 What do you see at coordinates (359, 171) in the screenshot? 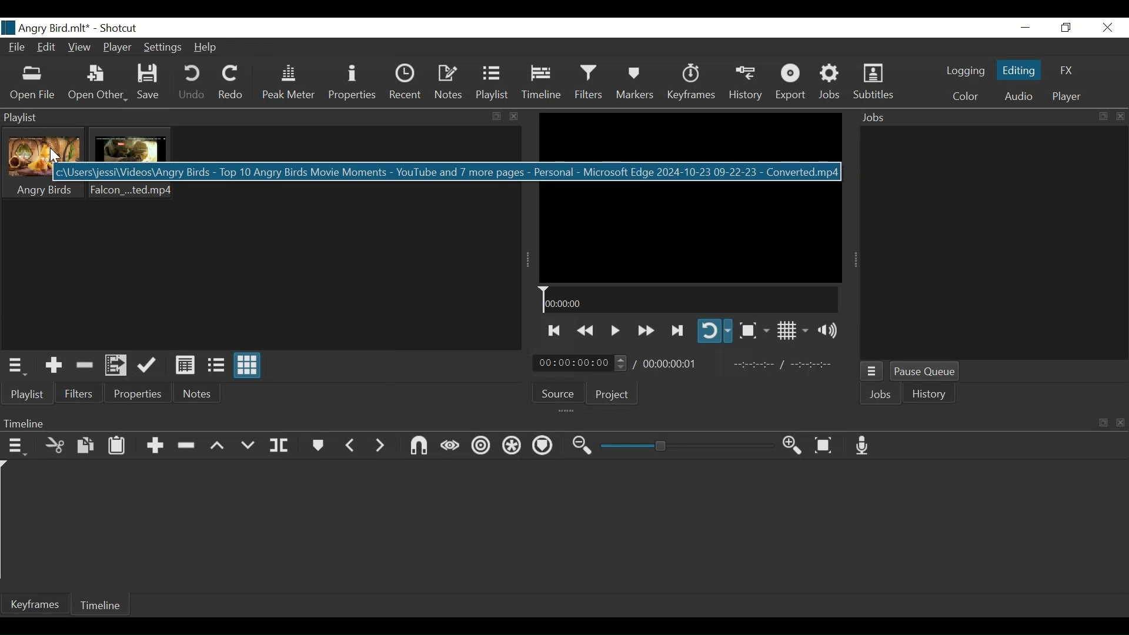
I see `location` at bounding box center [359, 171].